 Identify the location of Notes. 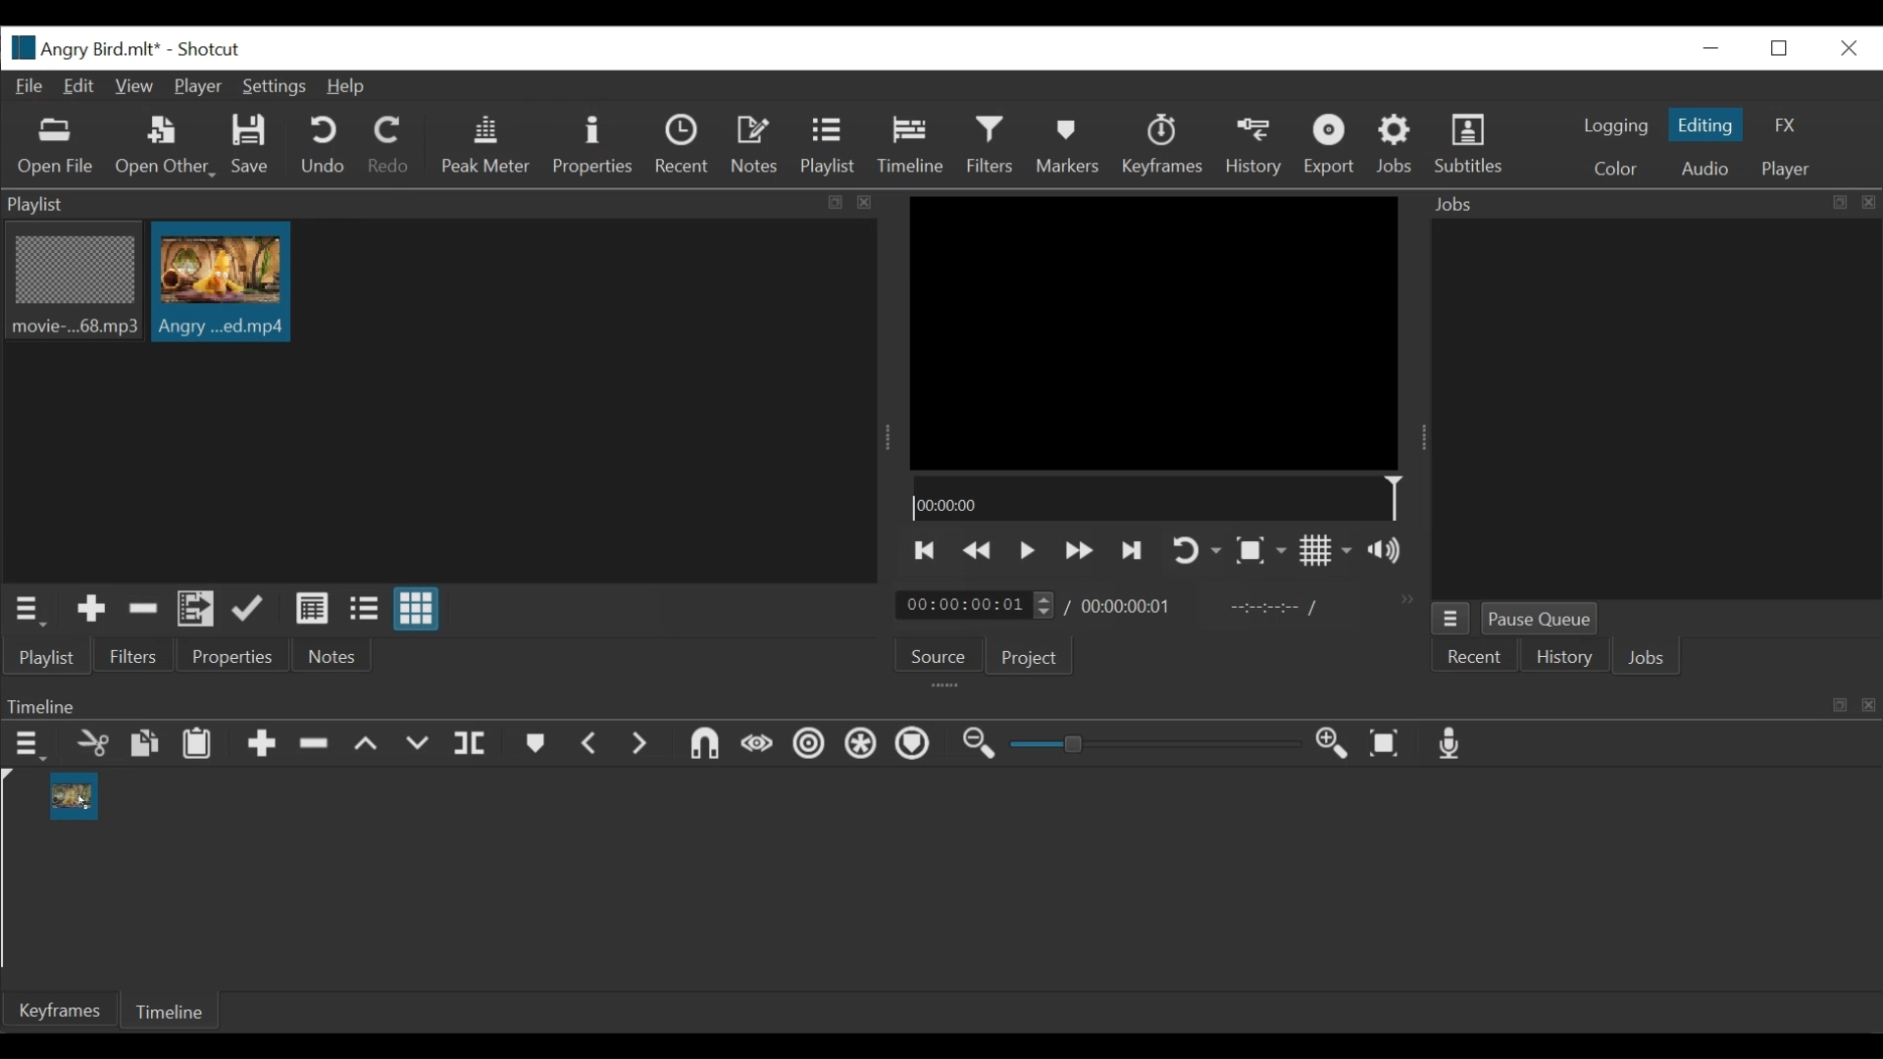
(757, 145).